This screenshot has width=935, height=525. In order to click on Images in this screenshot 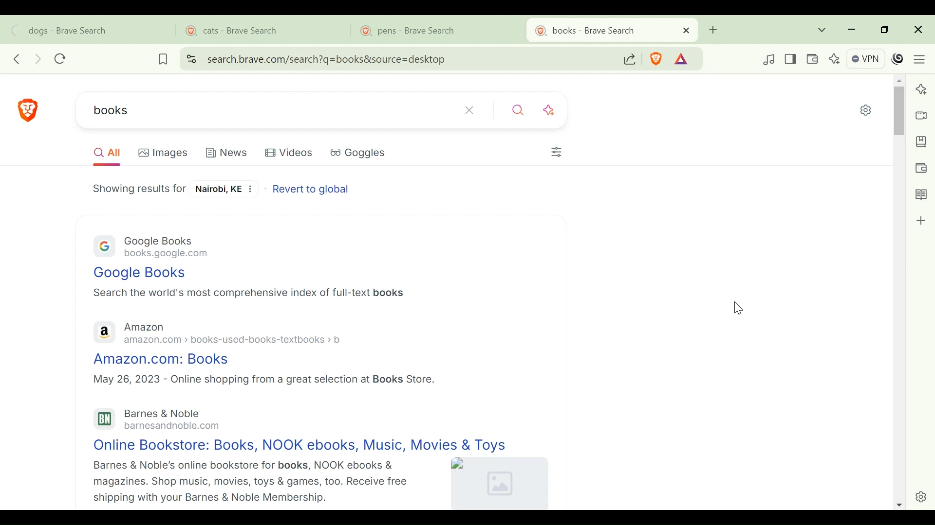, I will do `click(162, 153)`.